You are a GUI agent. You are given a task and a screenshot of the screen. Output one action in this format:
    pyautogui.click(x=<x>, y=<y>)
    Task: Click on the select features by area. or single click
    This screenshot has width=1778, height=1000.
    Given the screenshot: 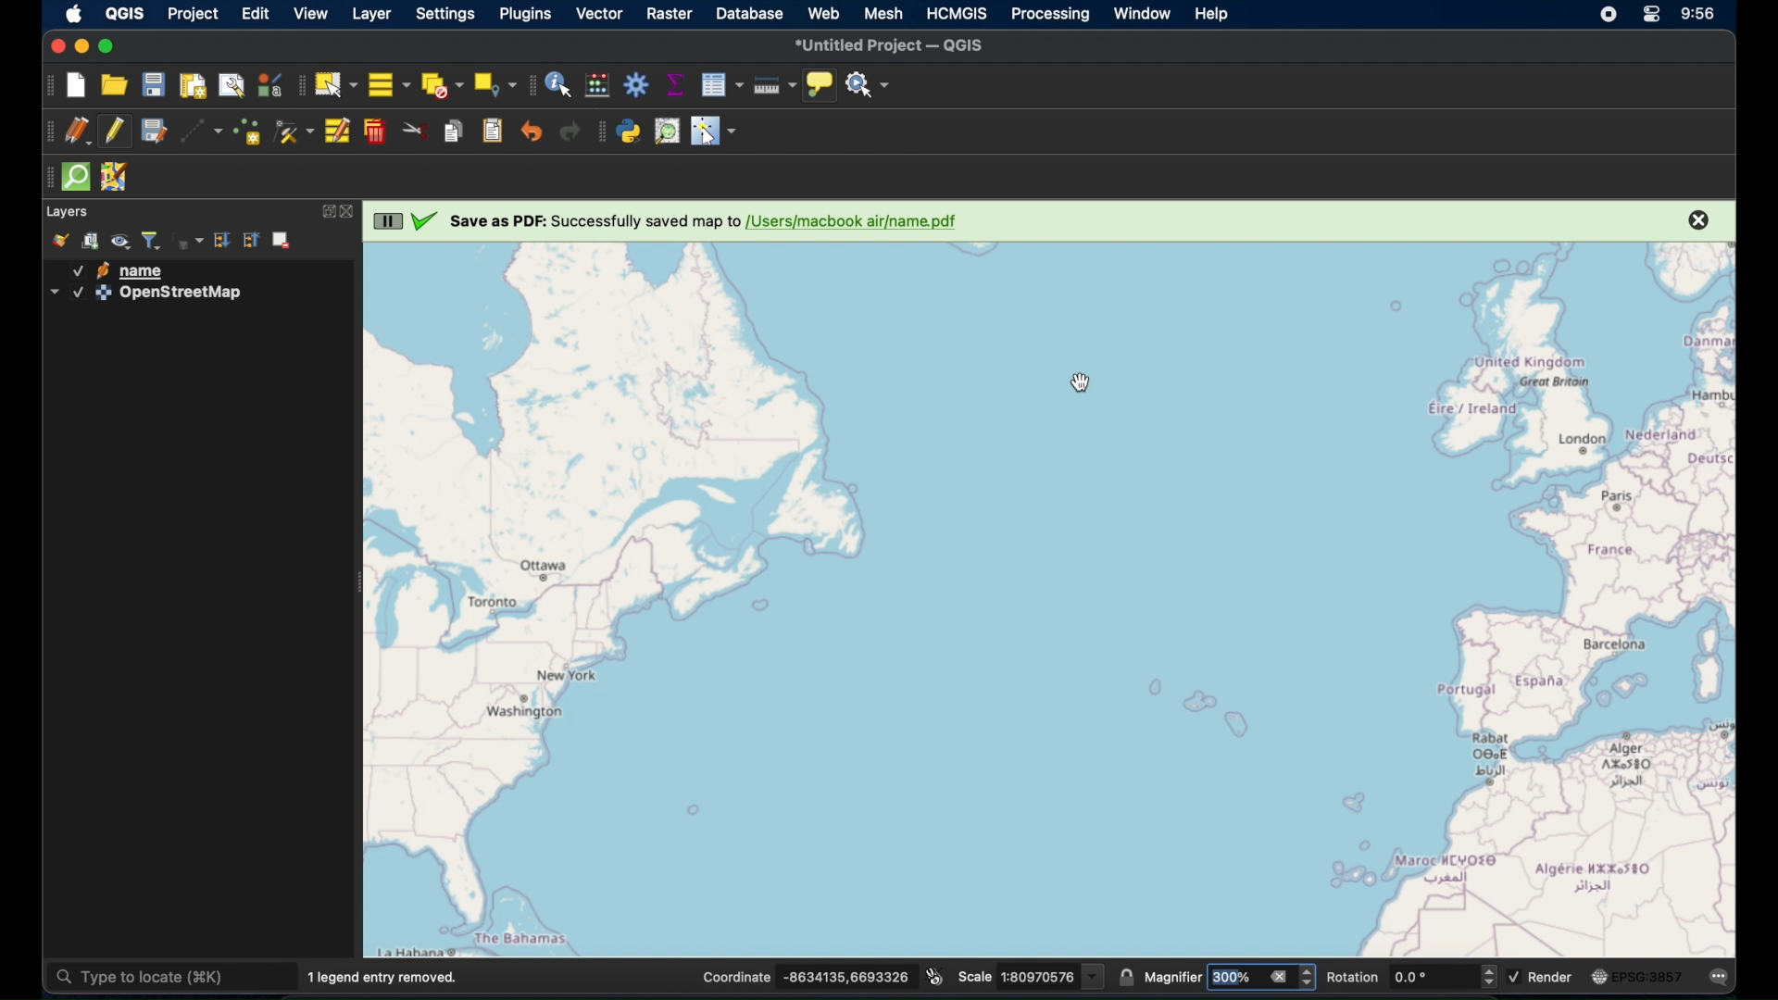 What is the action you would take?
    pyautogui.click(x=336, y=85)
    